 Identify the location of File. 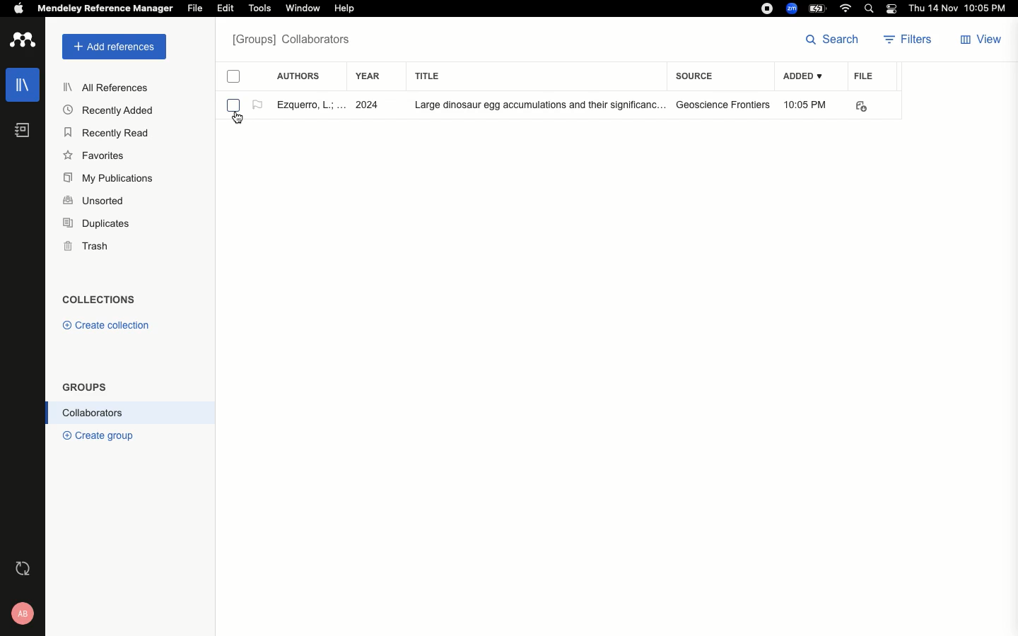
(195, 8).